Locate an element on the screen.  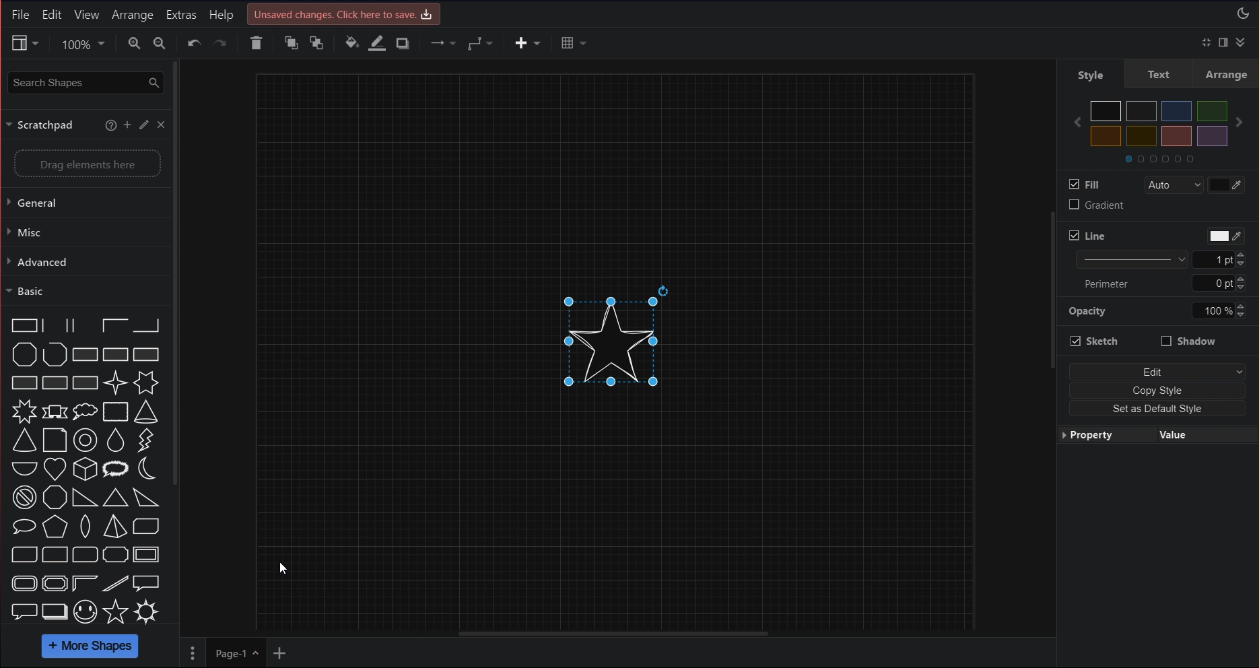
rectangle with reverse diagonal fill is located at coordinates (116, 354).